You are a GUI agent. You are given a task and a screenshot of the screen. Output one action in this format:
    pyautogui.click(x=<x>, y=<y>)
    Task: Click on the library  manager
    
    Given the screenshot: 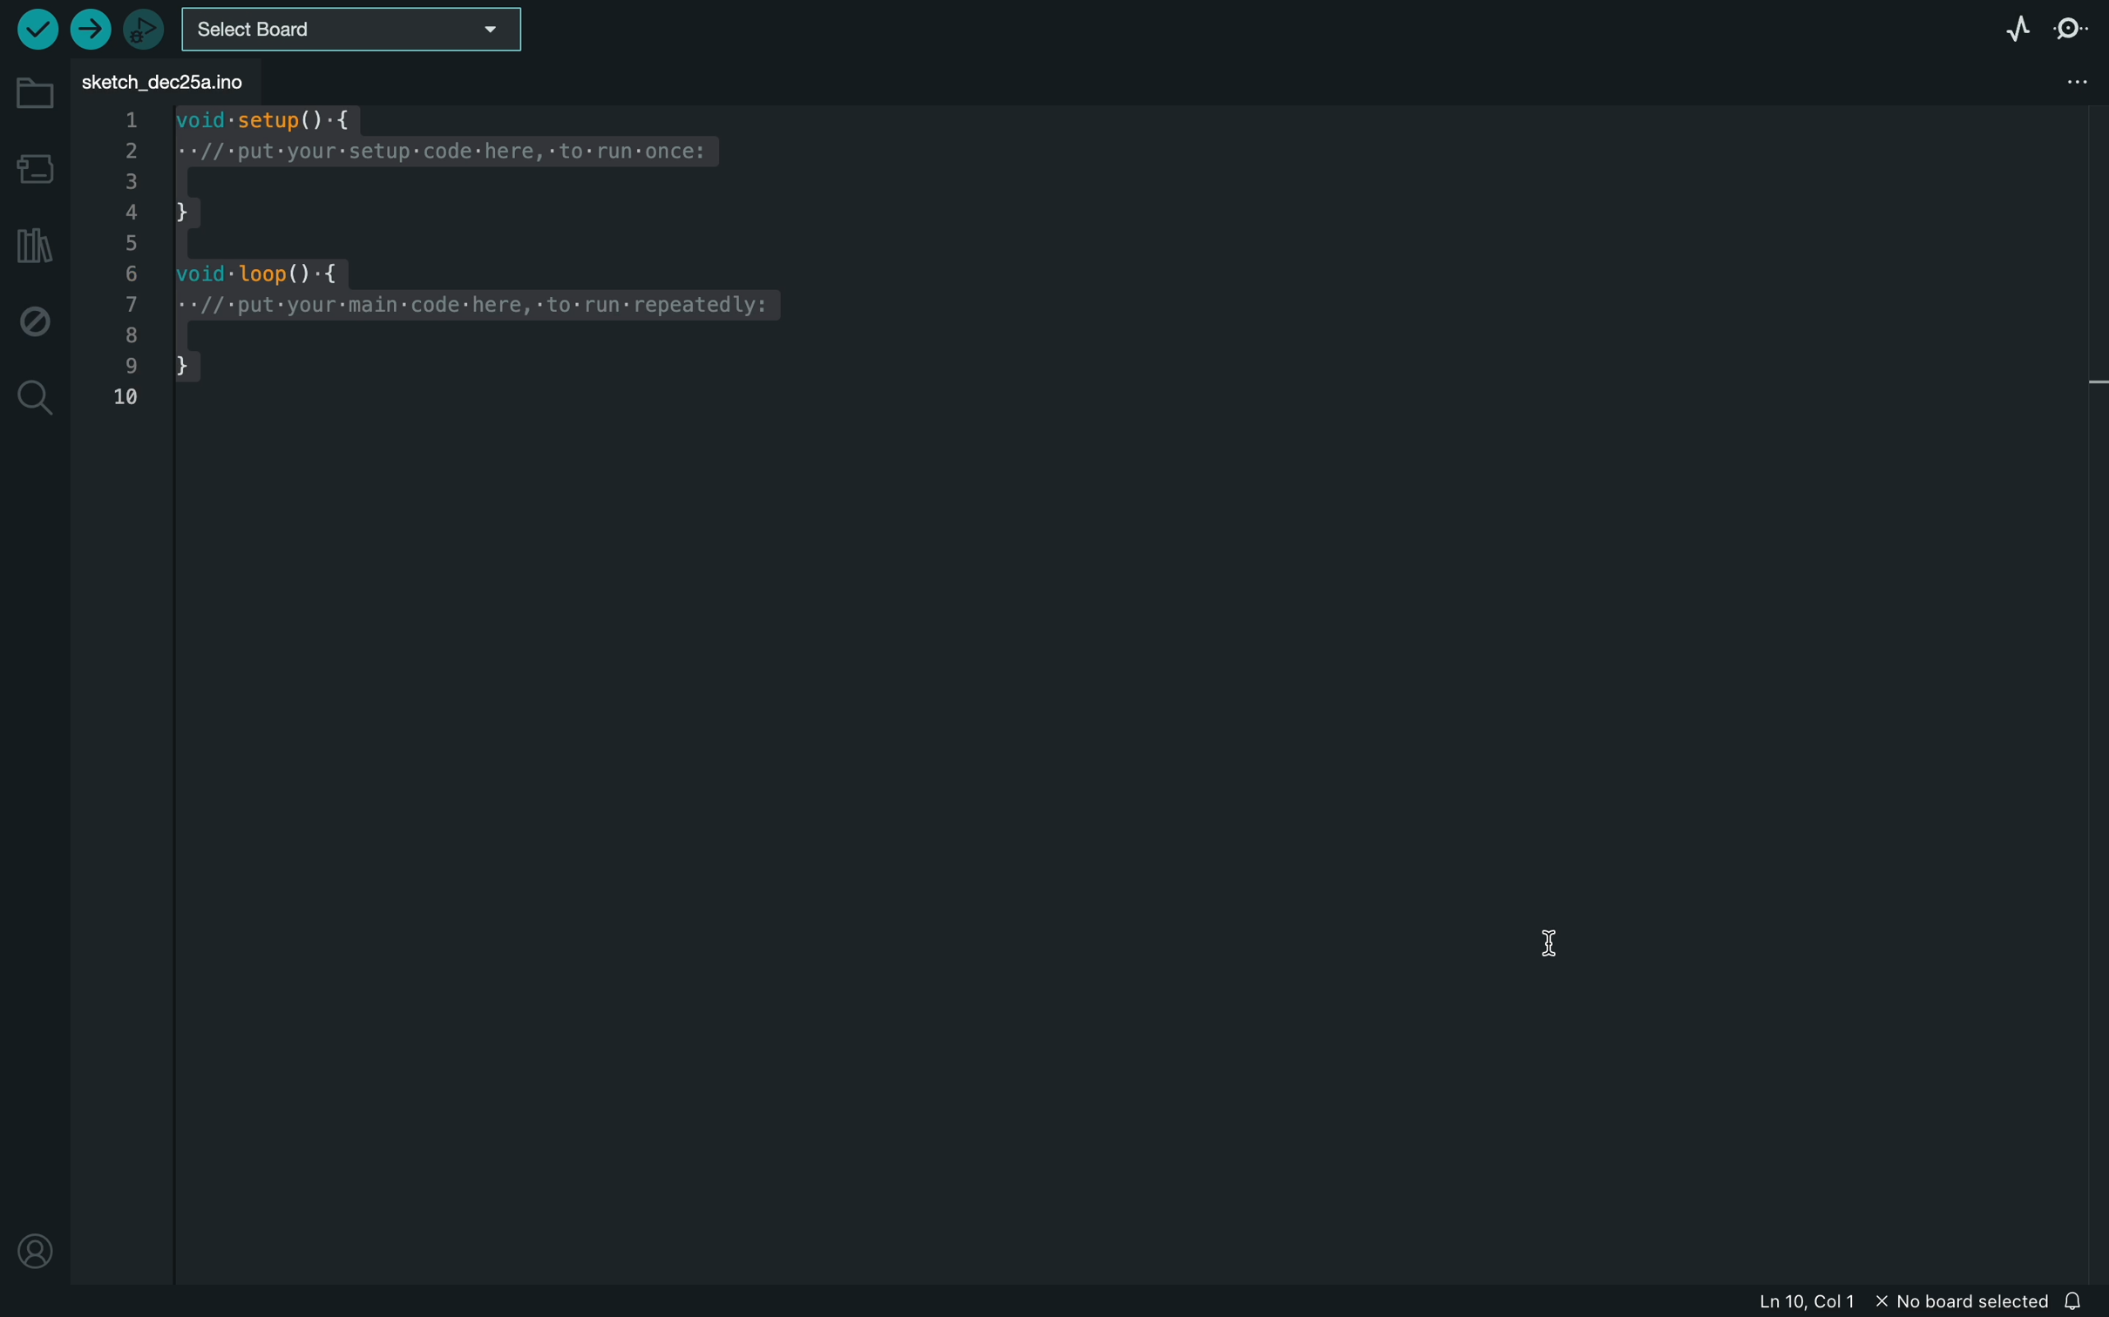 What is the action you would take?
    pyautogui.click(x=35, y=247)
    